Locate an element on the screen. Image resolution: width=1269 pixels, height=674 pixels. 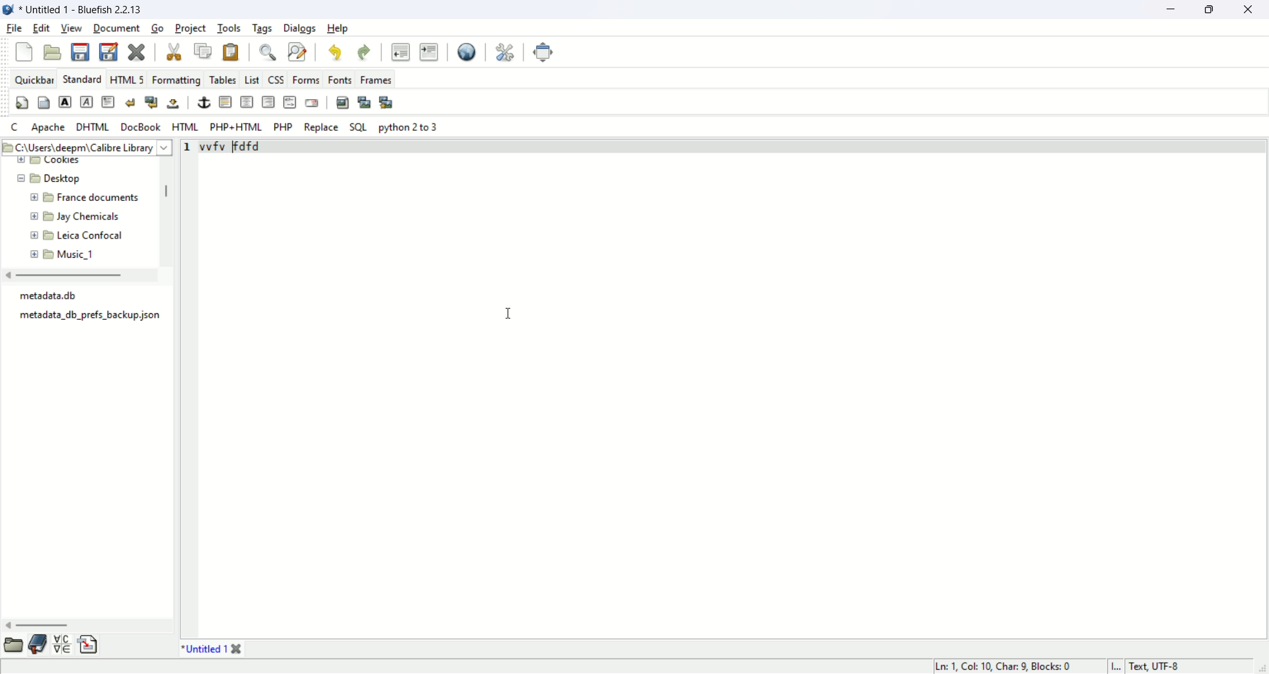
folder name is located at coordinates (81, 253).